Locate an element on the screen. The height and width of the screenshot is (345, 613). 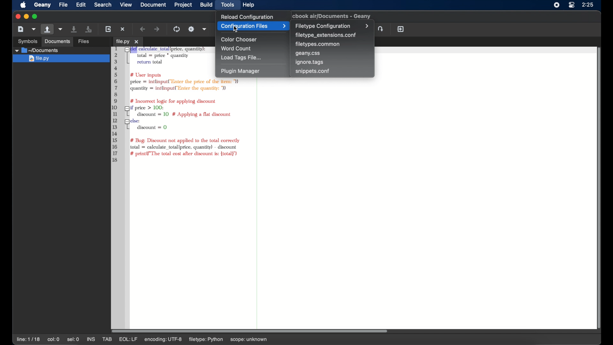
build the current file is located at coordinates (191, 29).